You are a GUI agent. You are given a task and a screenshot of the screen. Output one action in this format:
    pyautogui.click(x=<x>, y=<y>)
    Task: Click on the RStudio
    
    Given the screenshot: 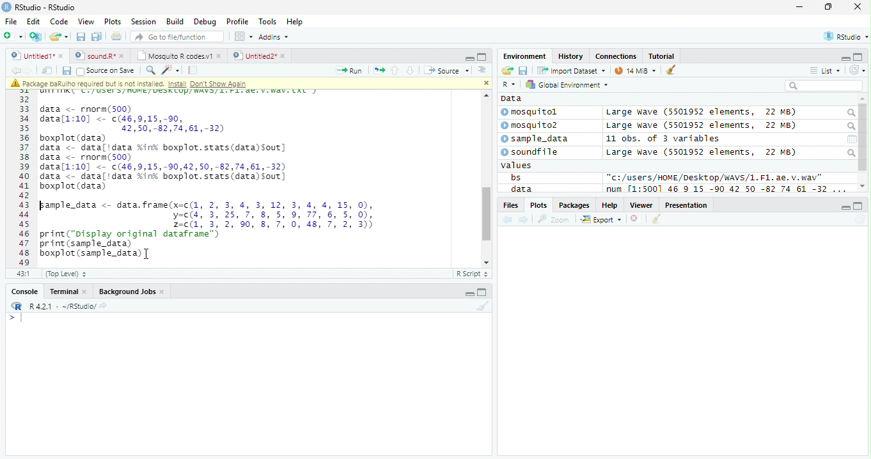 What is the action you would take?
    pyautogui.click(x=845, y=36)
    